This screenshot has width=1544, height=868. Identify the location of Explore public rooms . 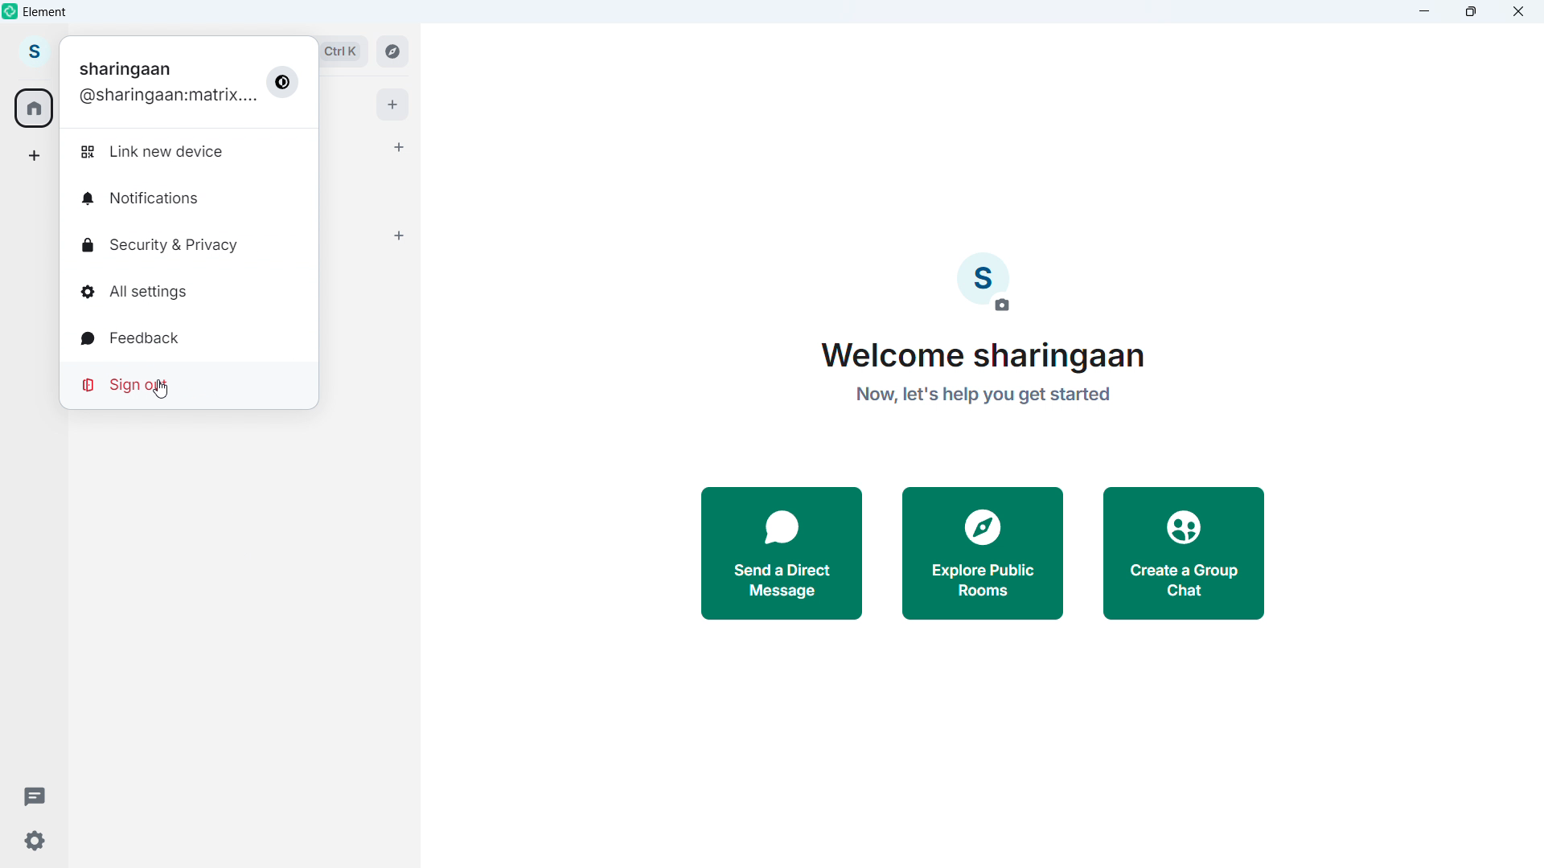
(982, 555).